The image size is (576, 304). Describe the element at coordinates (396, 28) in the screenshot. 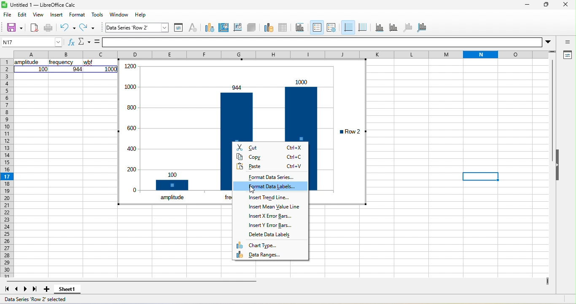

I see `y axis` at that location.